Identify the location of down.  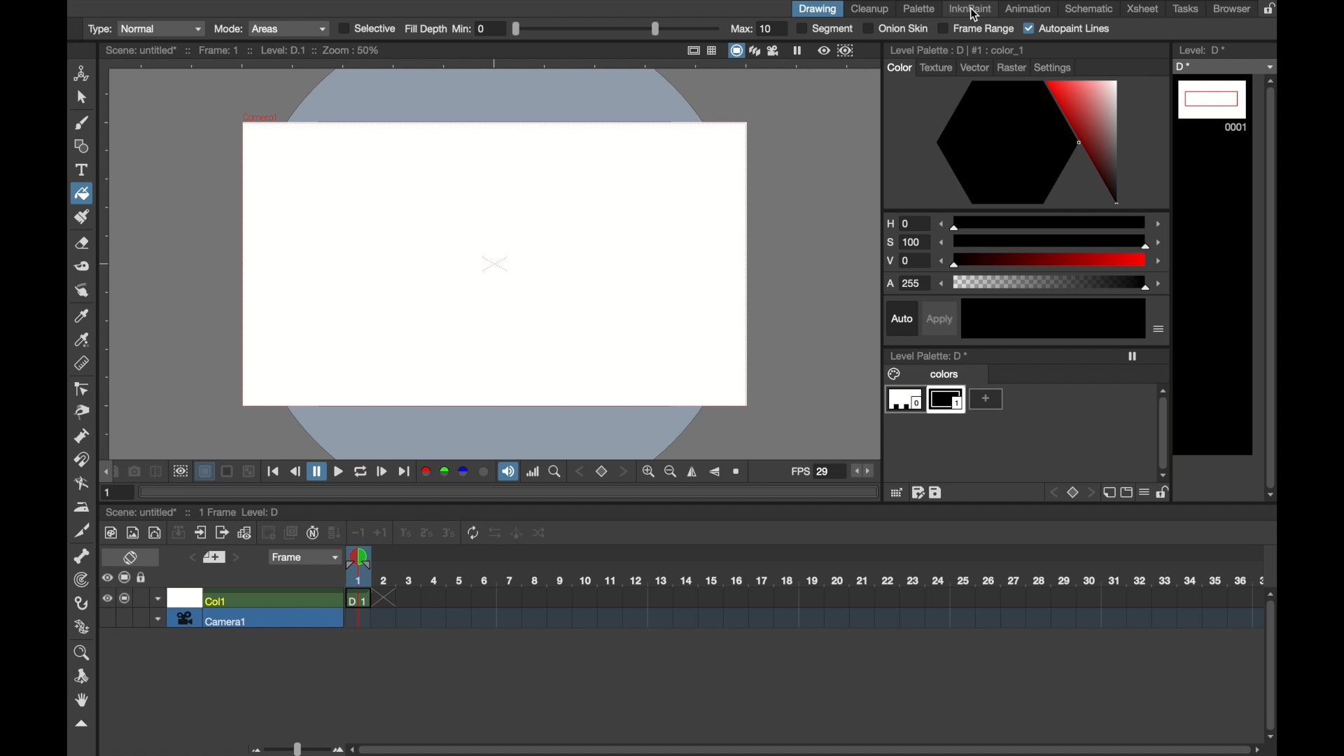
(335, 532).